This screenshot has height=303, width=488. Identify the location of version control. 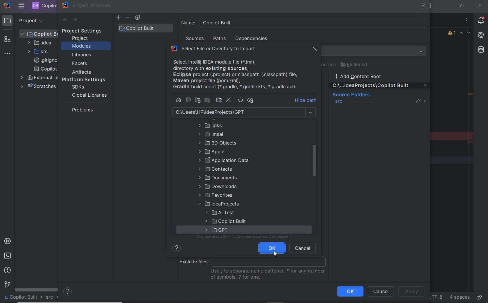
(6, 285).